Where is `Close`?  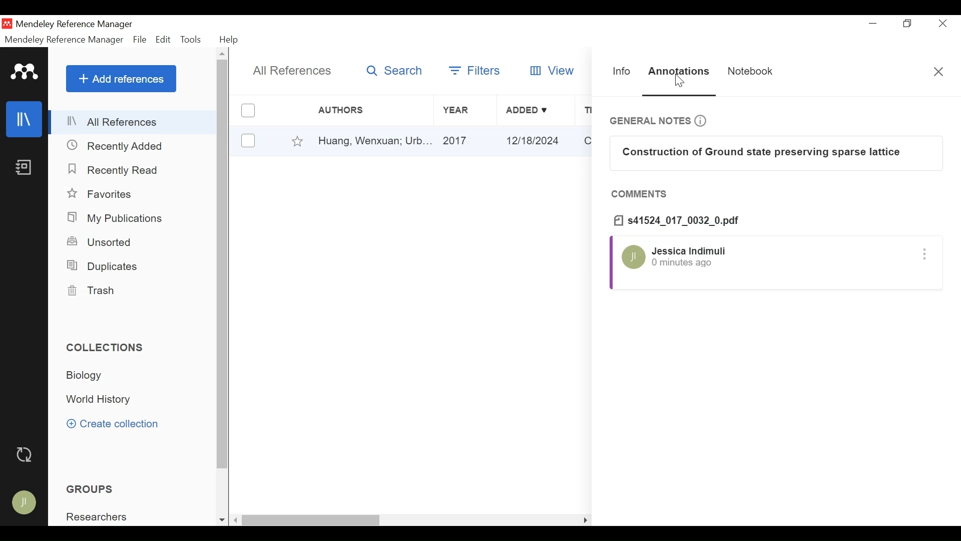
Close is located at coordinates (943, 25).